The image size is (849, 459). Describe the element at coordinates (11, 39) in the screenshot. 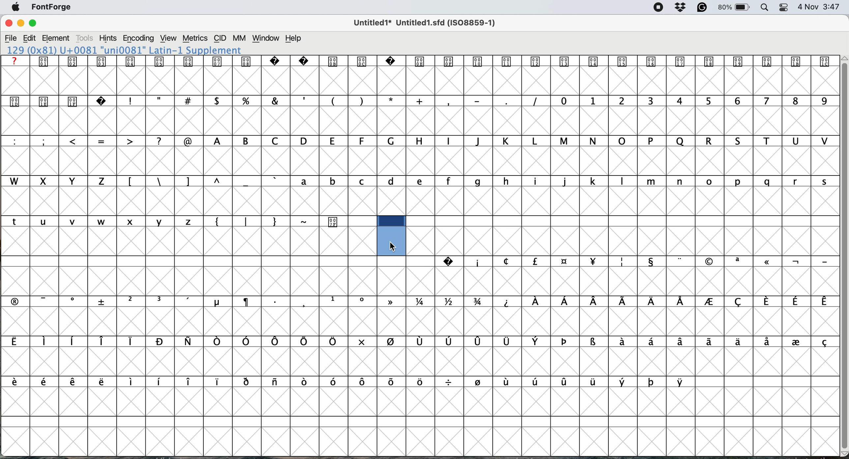

I see `File` at that location.